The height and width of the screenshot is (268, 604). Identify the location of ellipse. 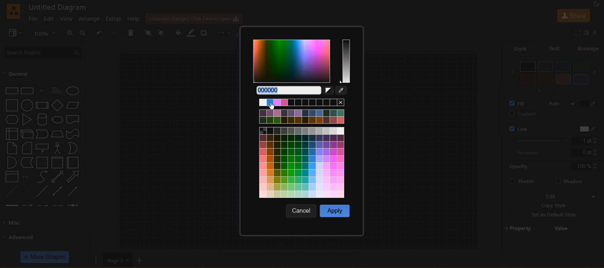
(74, 91).